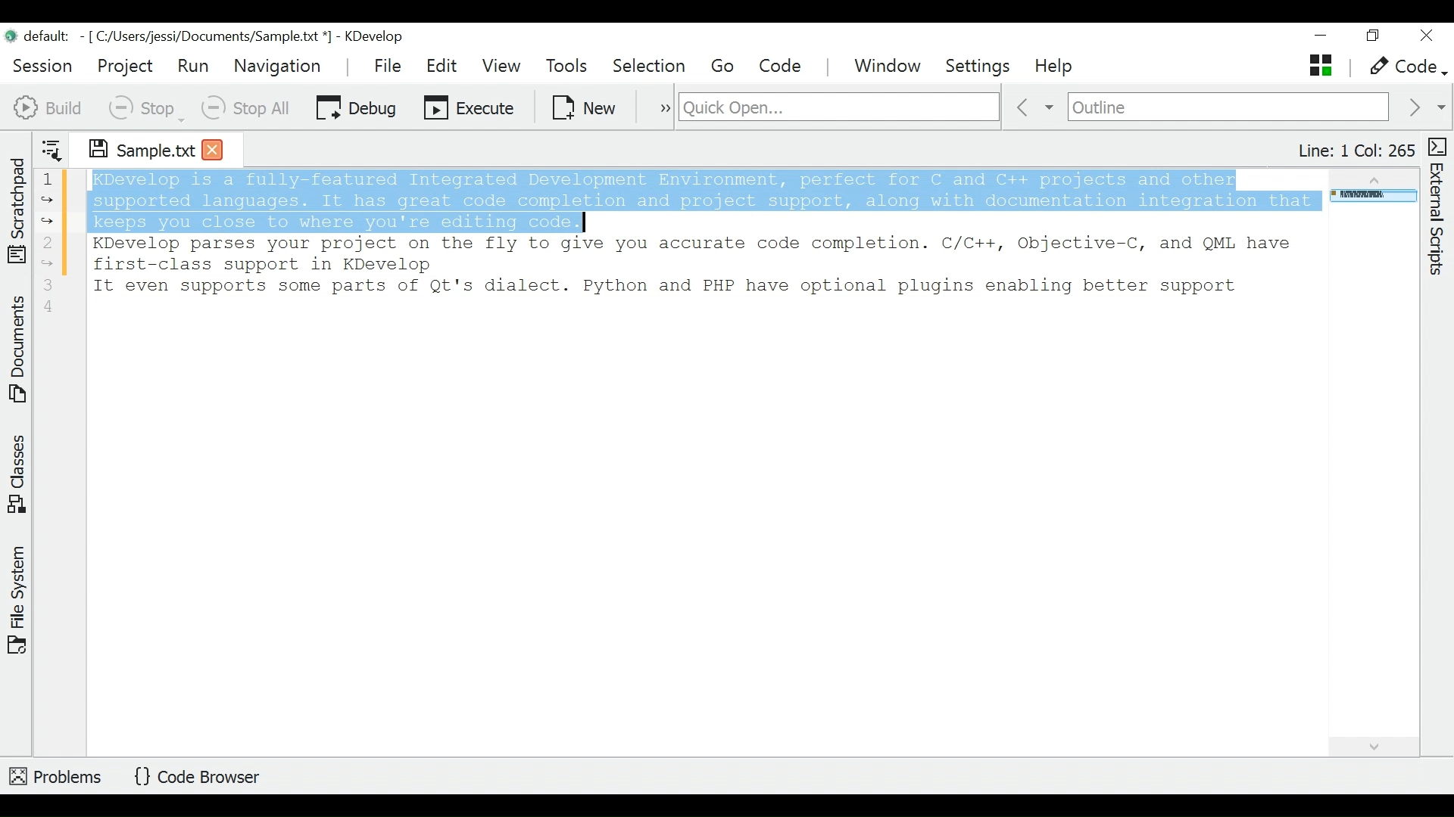 The height and width of the screenshot is (817, 1454). I want to click on Debug, so click(356, 106).